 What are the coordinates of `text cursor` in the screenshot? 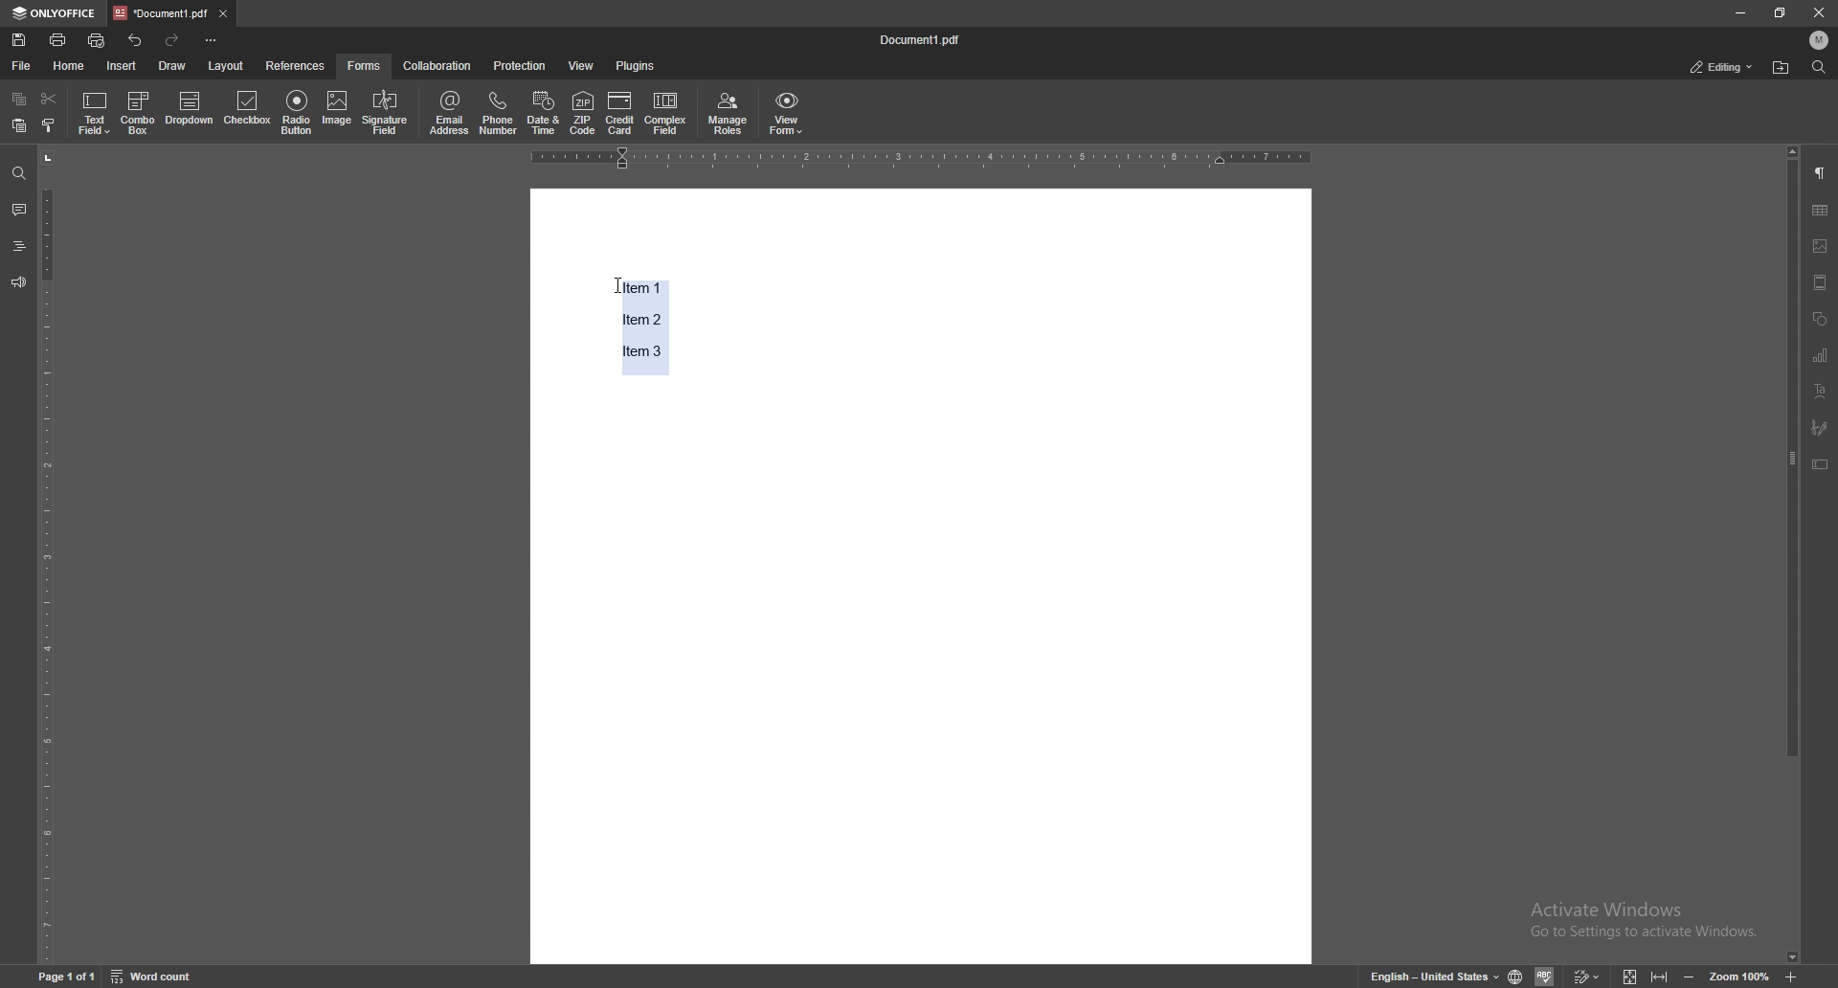 It's located at (612, 280).